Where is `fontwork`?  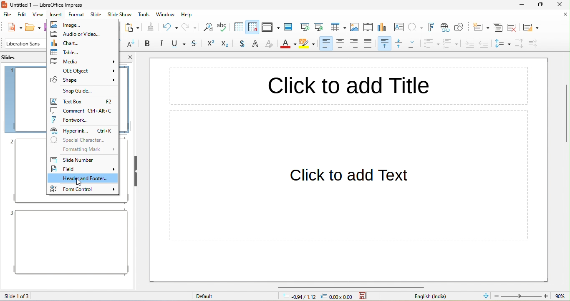
fontwork is located at coordinates (71, 120).